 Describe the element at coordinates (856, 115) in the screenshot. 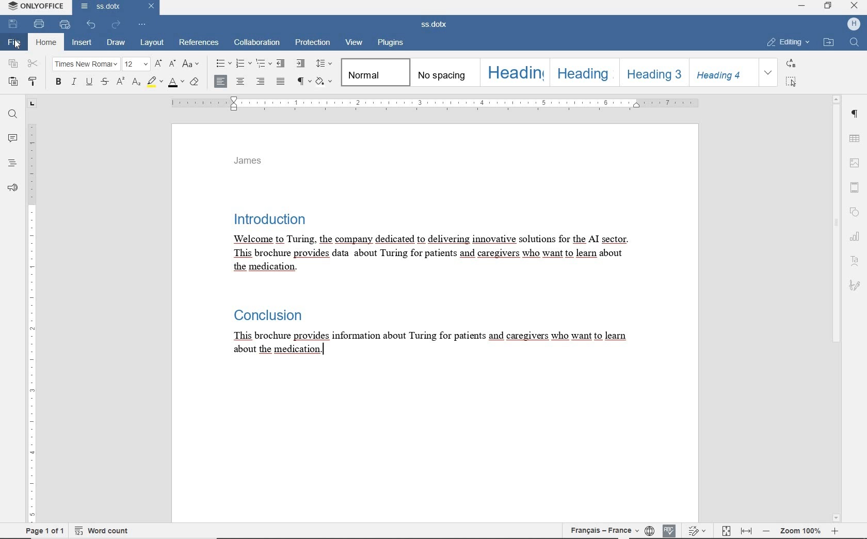

I see `PARAGRAPH SETTINGS` at that location.